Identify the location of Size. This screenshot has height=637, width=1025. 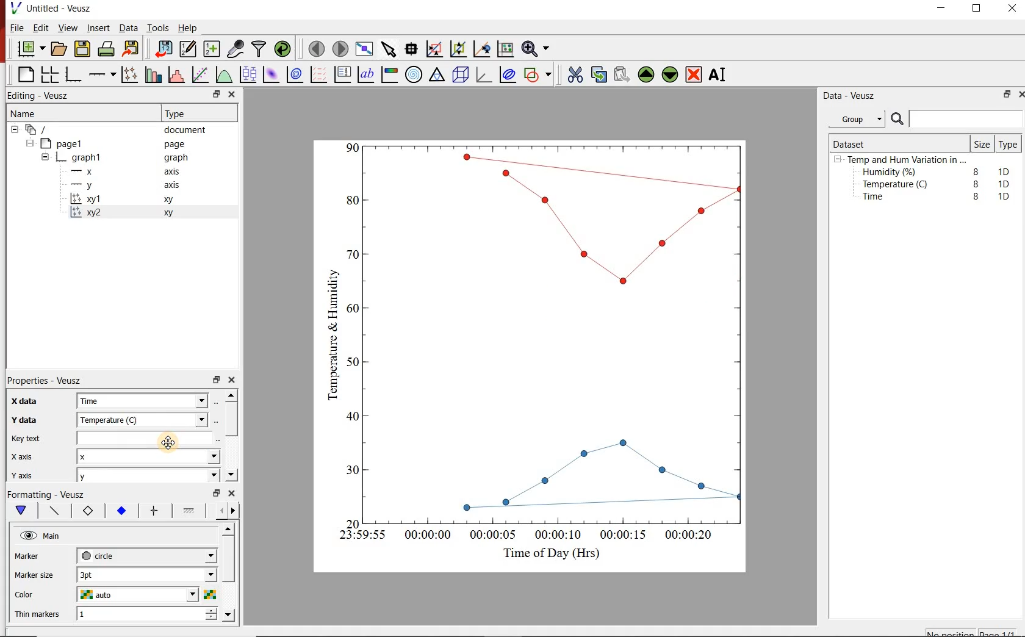
(981, 143).